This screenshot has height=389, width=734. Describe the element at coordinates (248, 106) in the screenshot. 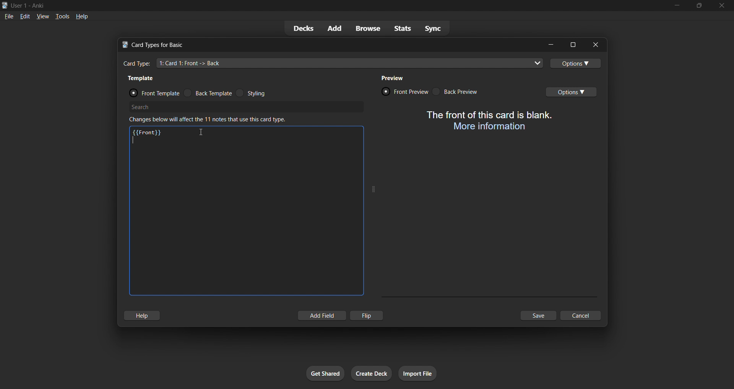

I see `search bar` at that location.